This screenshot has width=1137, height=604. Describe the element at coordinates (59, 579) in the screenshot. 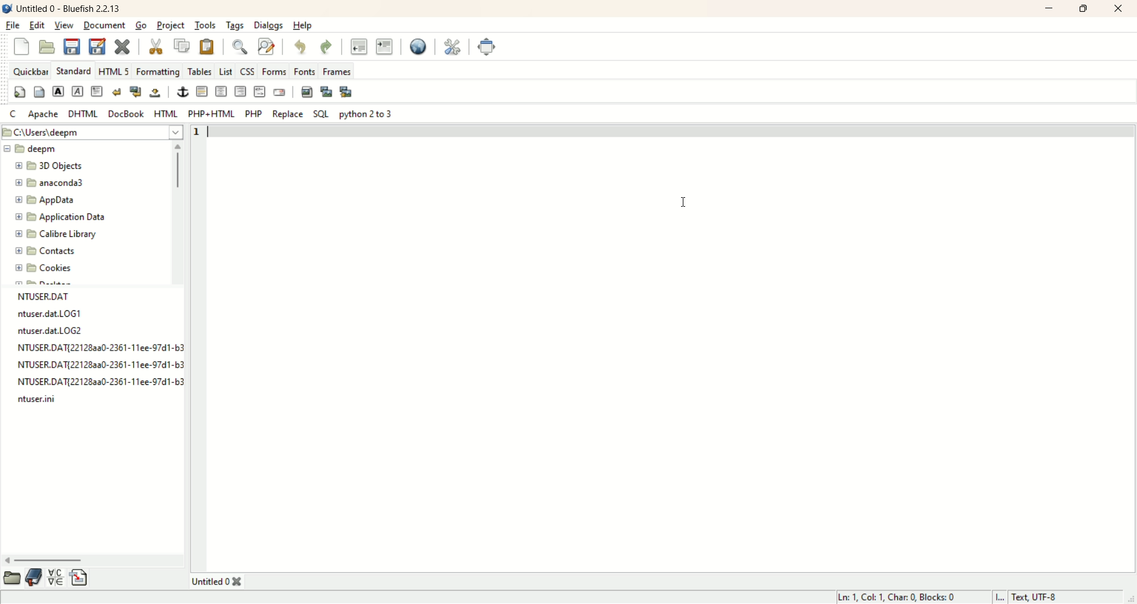

I see `insert character` at that location.